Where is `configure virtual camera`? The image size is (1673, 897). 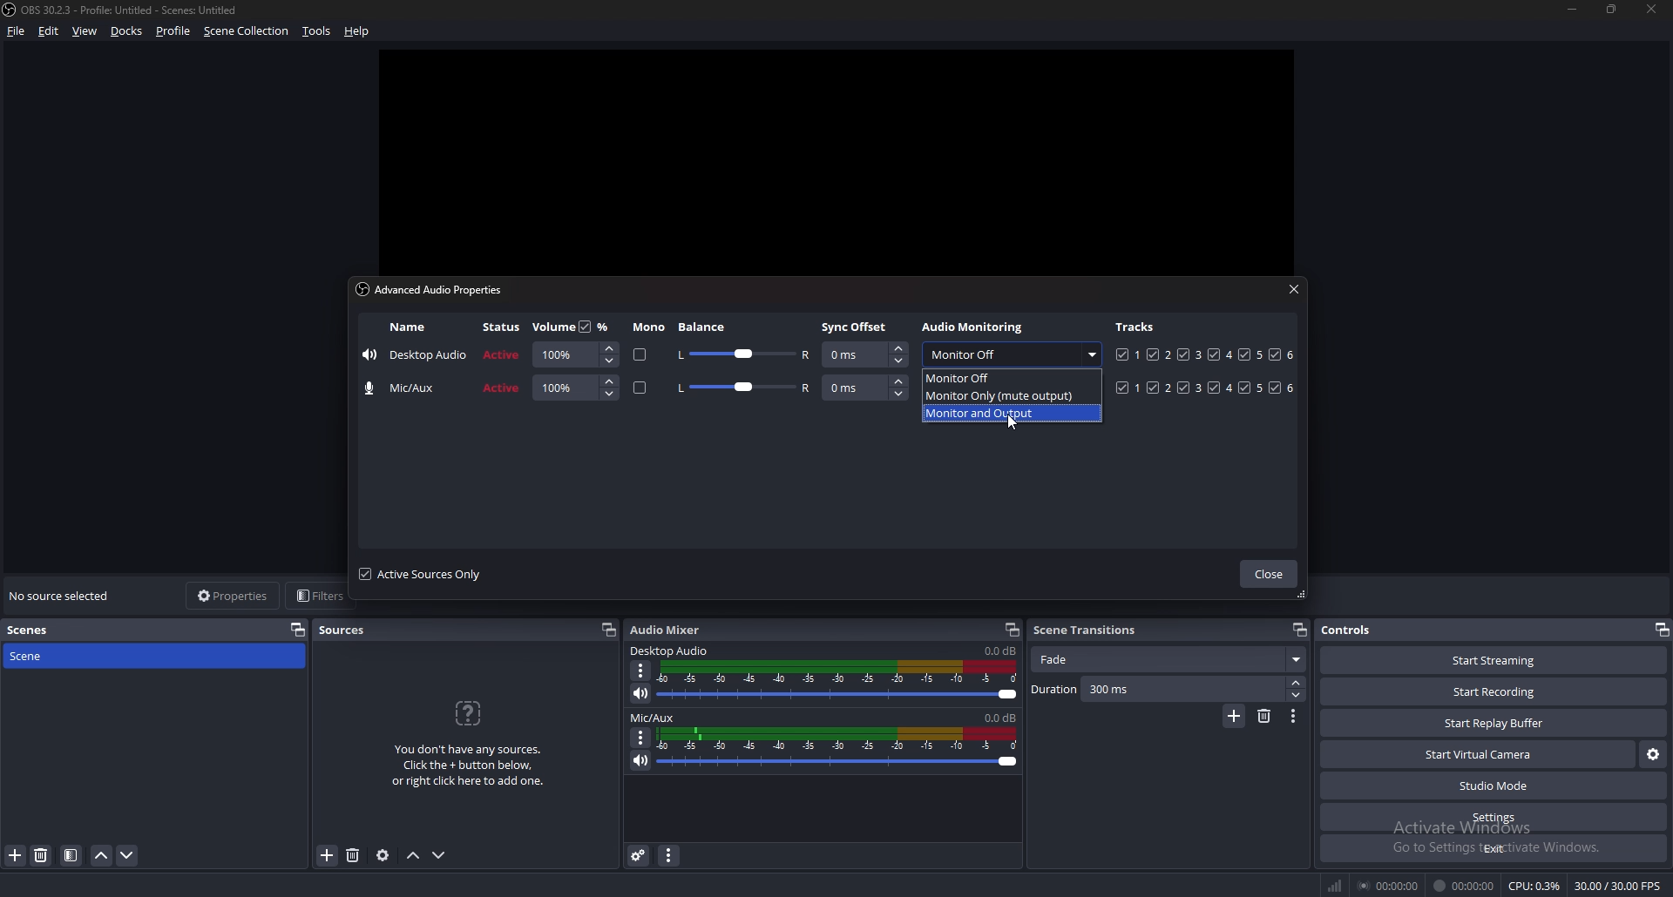
configure virtual camera is located at coordinates (1653, 755).